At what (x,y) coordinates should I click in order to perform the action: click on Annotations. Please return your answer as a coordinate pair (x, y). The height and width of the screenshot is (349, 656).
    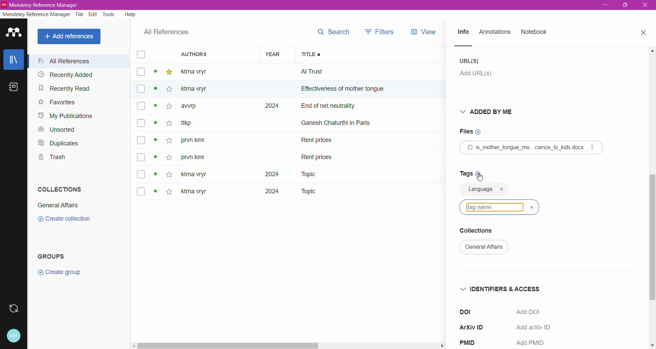
    Looking at the image, I should click on (495, 33).